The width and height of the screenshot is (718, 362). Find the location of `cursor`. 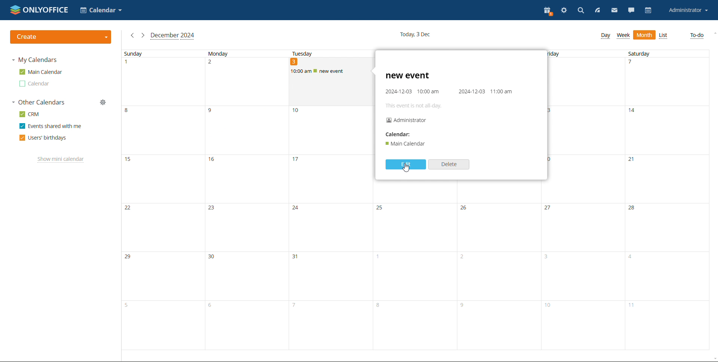

cursor is located at coordinates (408, 168).